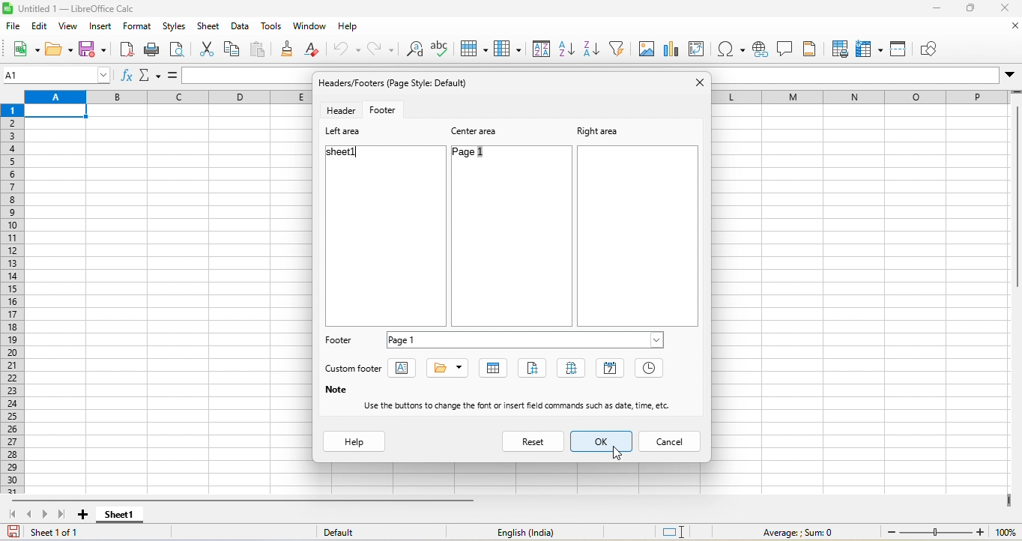  Describe the element at coordinates (868, 47) in the screenshot. I see `freeze row and column` at that location.